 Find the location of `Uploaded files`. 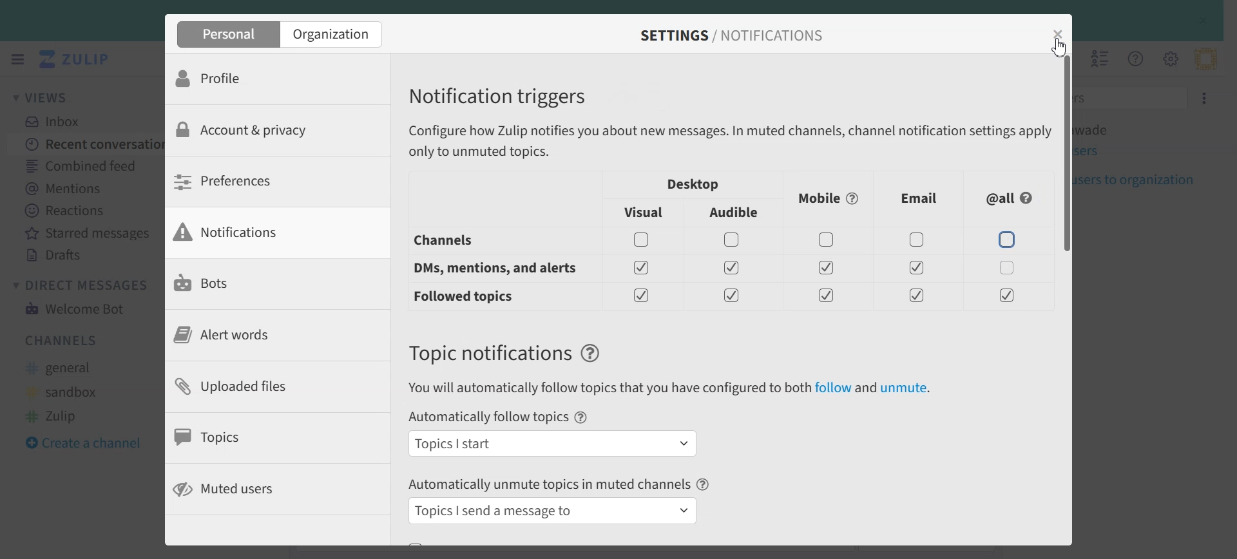

Uploaded files is located at coordinates (262, 385).